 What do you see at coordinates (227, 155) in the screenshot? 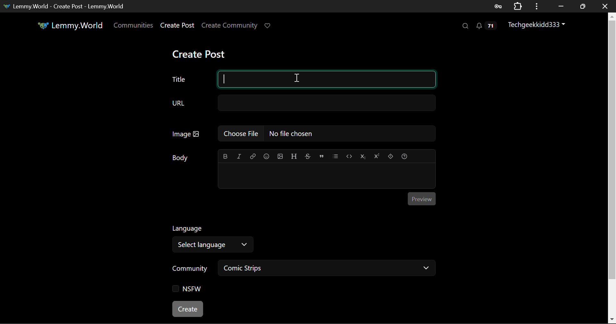
I see `bold` at bounding box center [227, 155].